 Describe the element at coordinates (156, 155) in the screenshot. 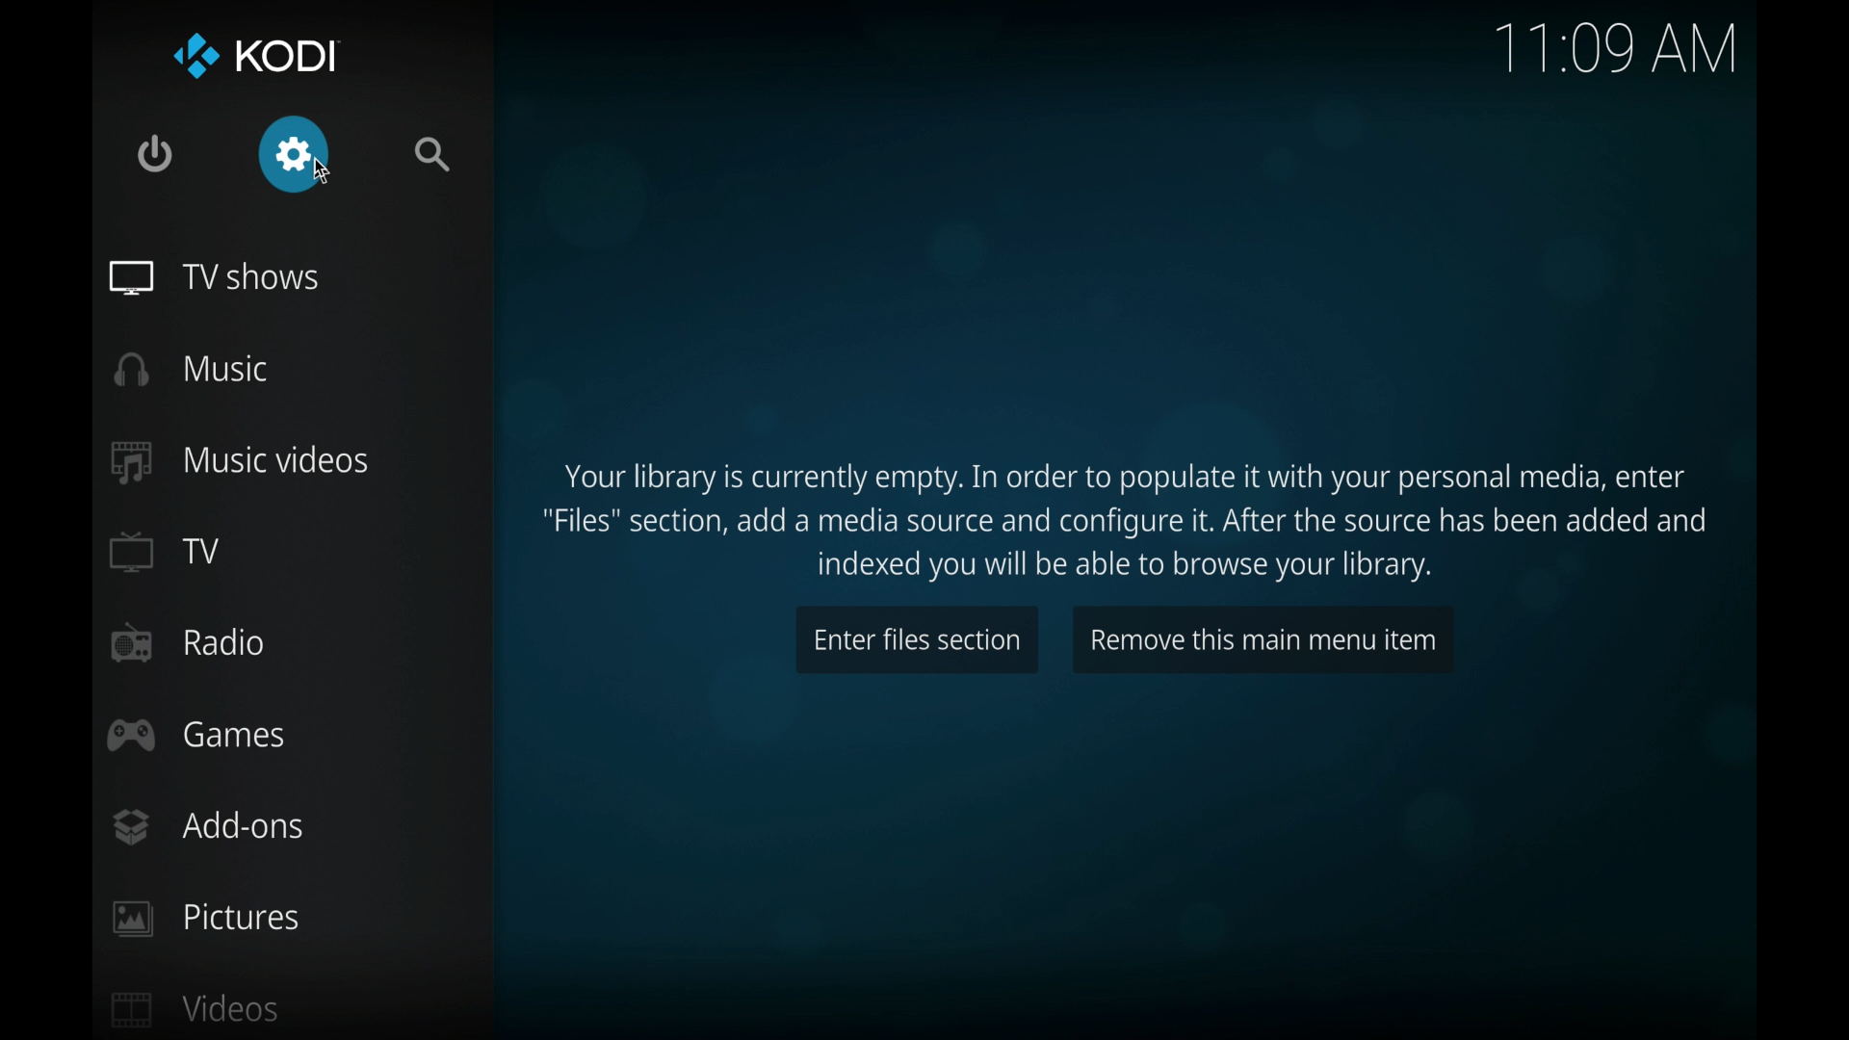

I see `quit kodi` at that location.